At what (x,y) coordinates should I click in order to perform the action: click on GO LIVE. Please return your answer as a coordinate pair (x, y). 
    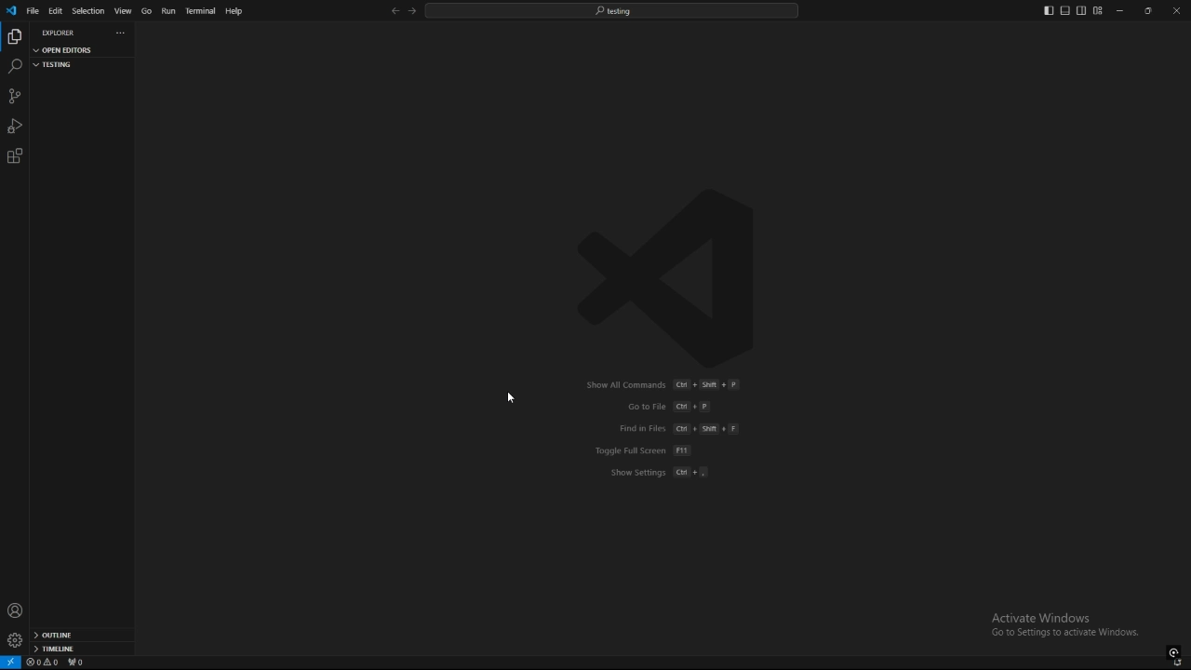
    Looking at the image, I should click on (1174, 651).